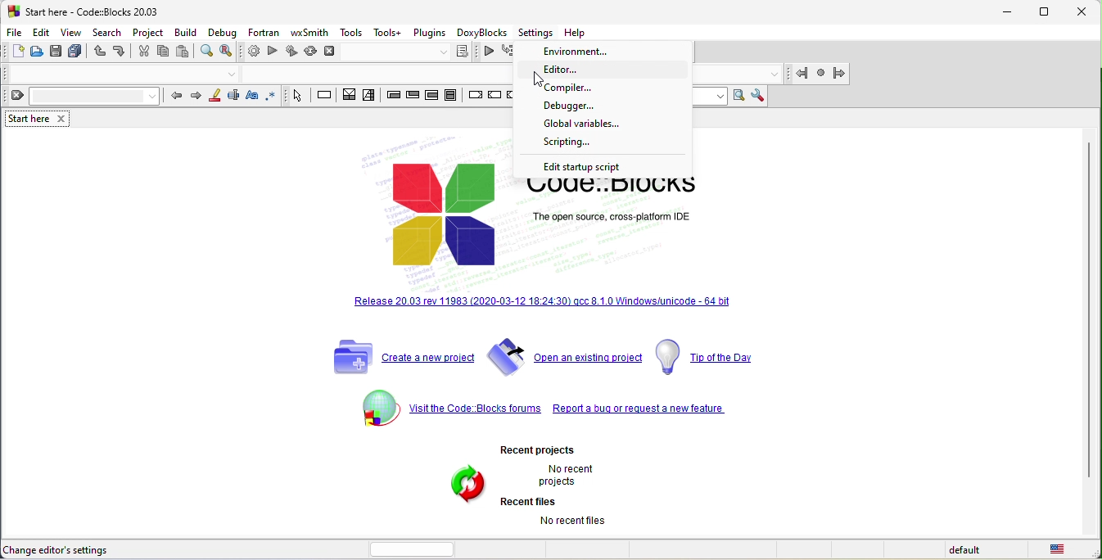 Image resolution: width=1102 pixels, height=560 pixels. I want to click on jump forward, so click(840, 74).